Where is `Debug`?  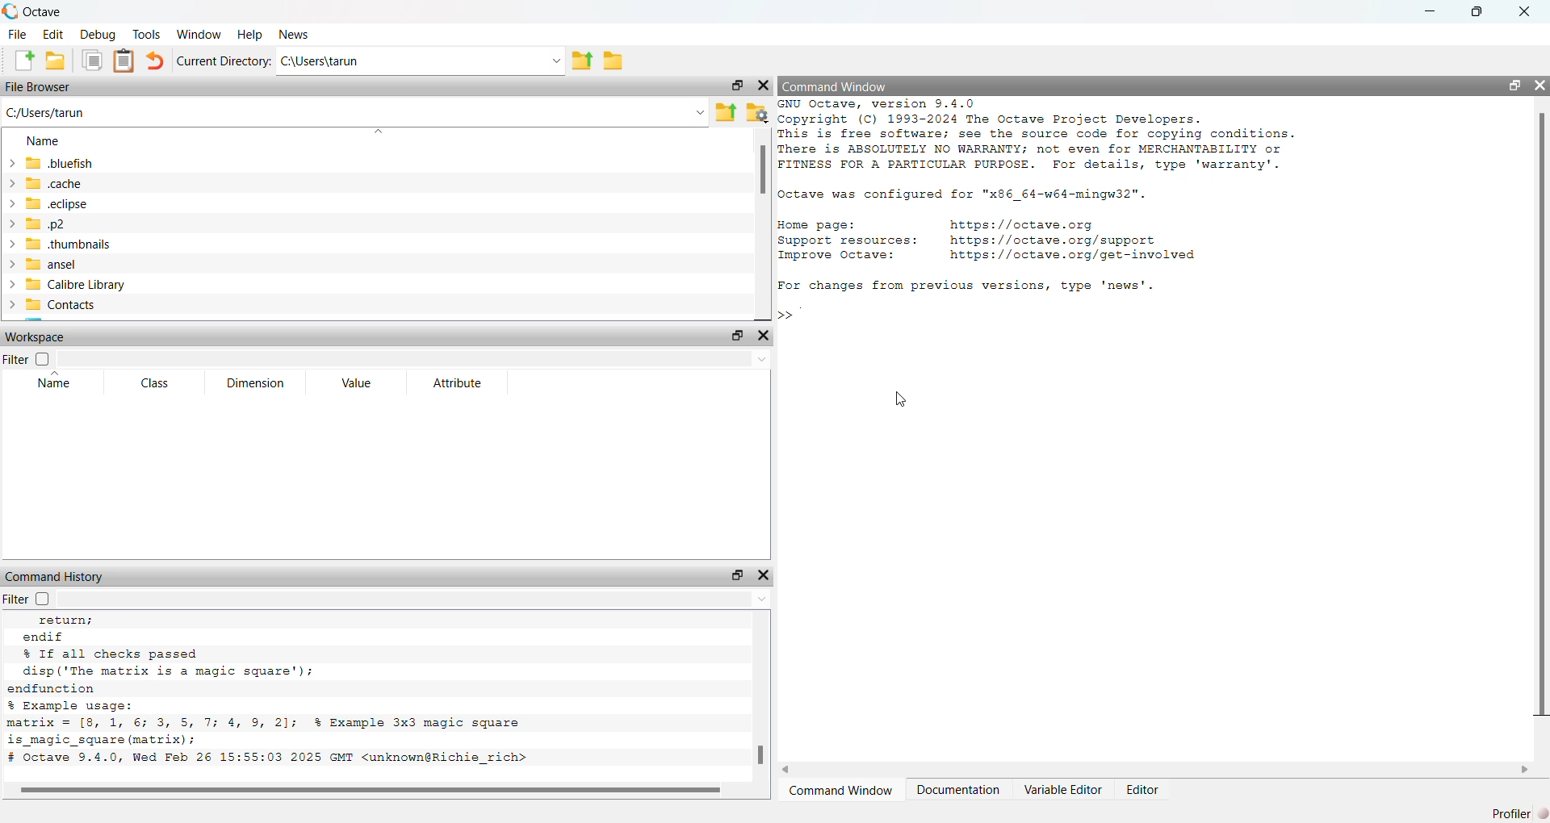 Debug is located at coordinates (99, 35).